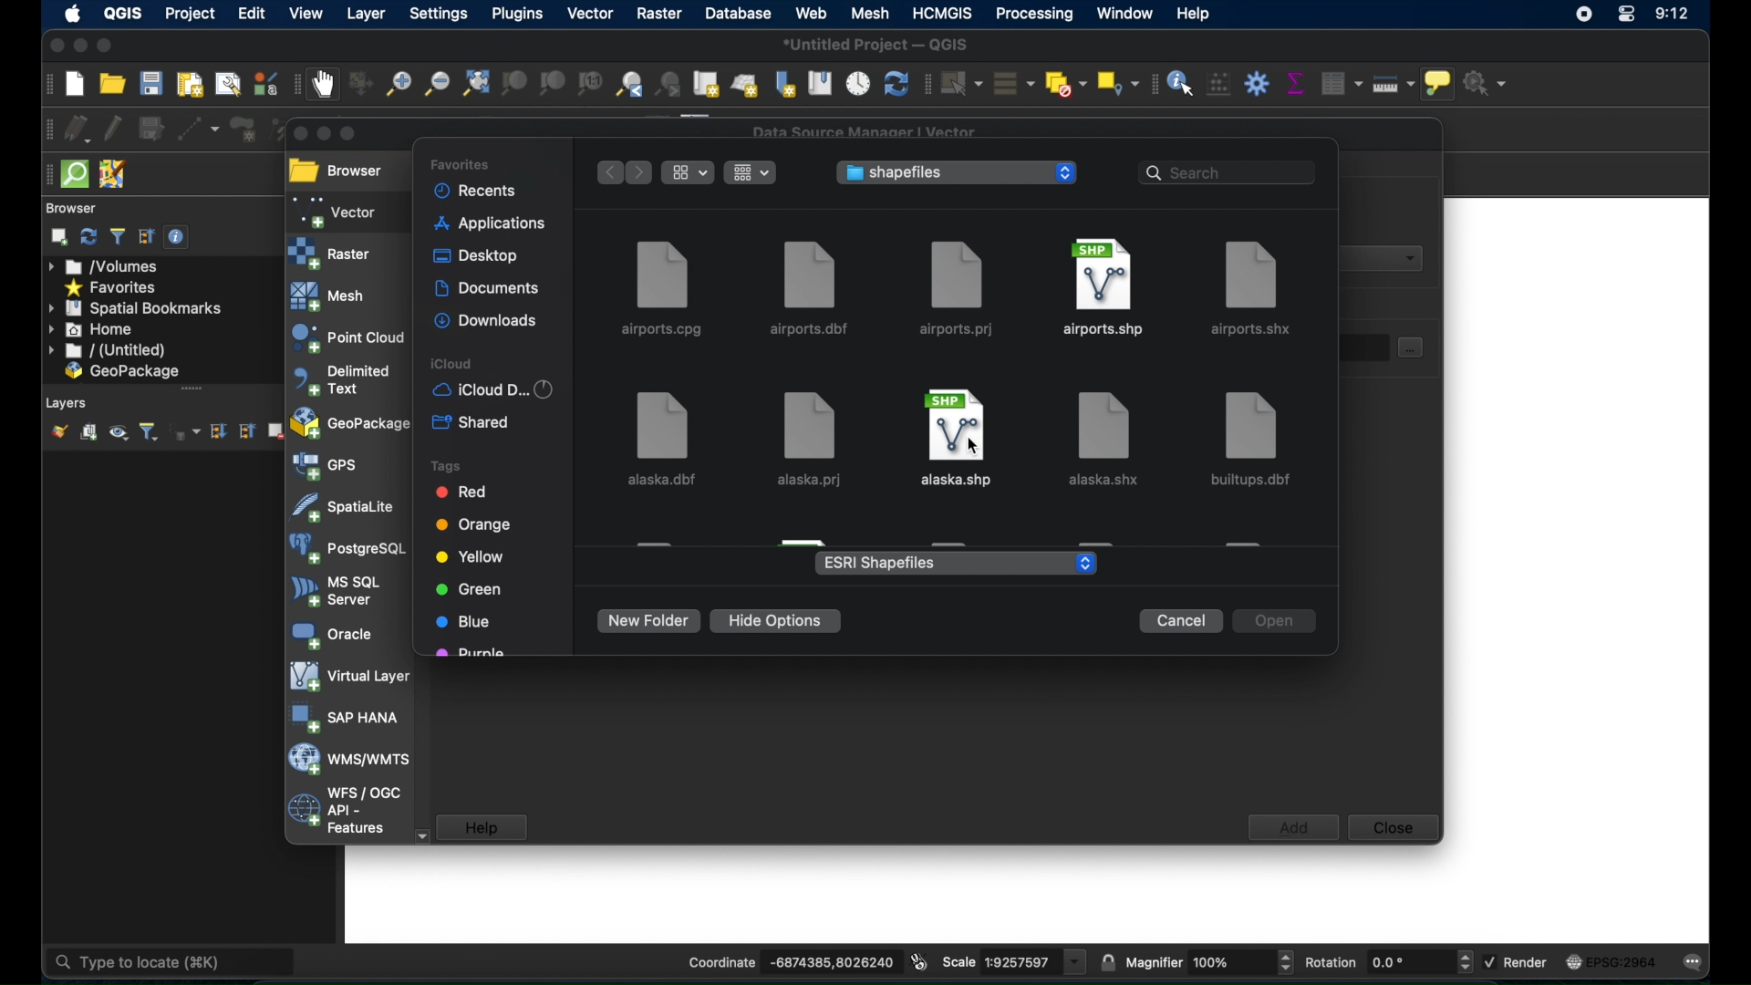 The height and width of the screenshot is (985, 1751). I want to click on point cloud , so click(347, 337).